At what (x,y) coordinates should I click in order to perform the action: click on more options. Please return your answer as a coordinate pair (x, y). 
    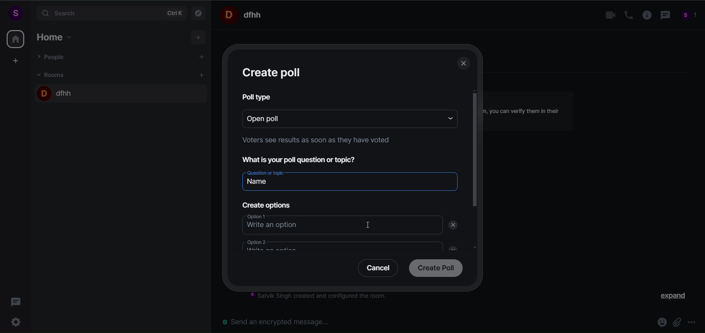
    Looking at the image, I should click on (692, 323).